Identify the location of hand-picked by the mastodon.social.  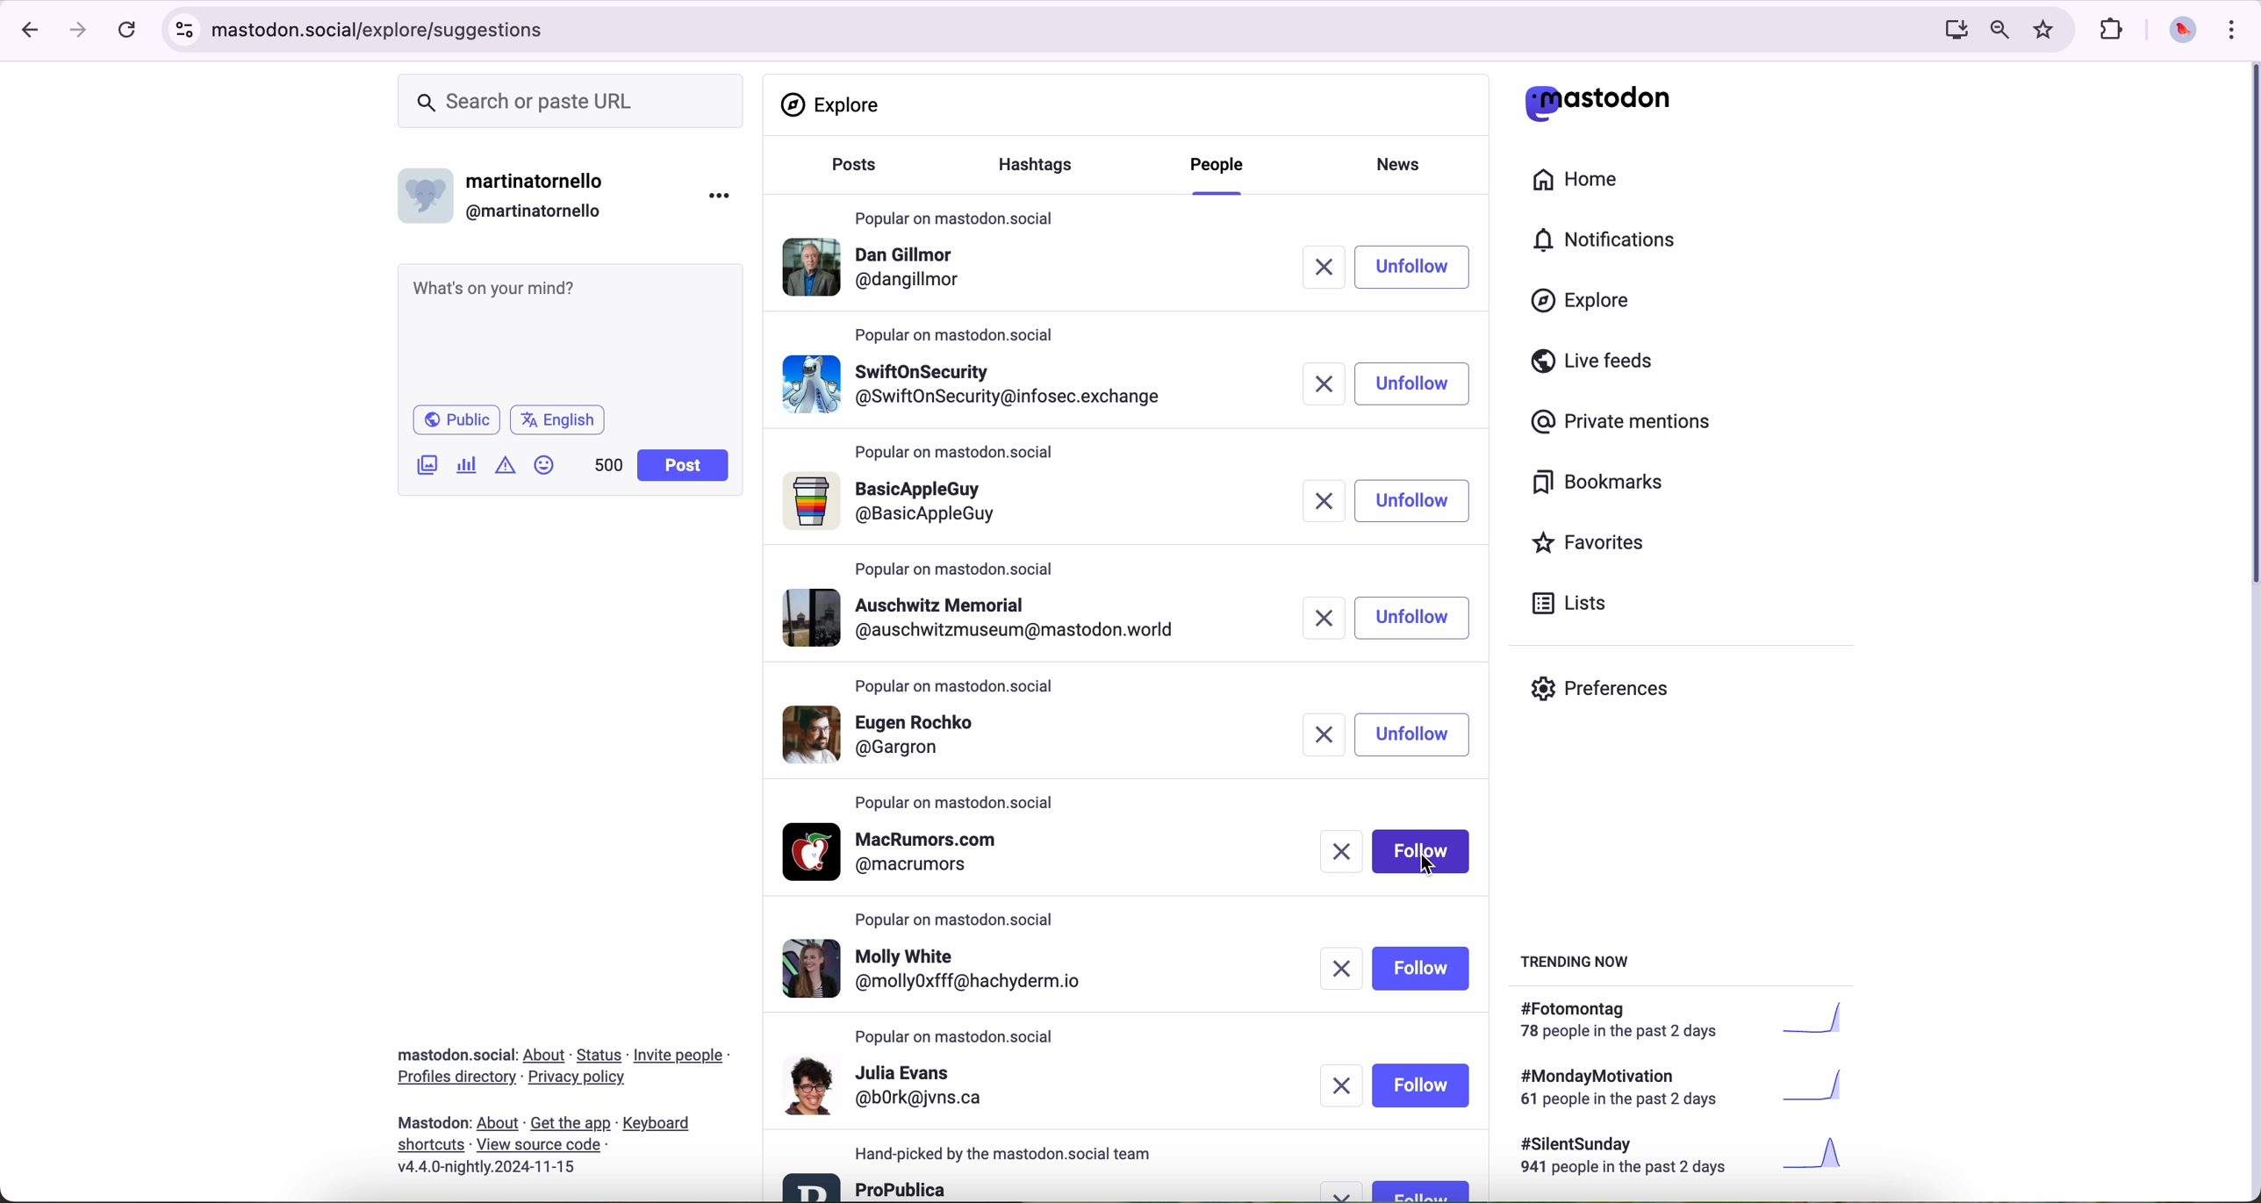
(1015, 1154).